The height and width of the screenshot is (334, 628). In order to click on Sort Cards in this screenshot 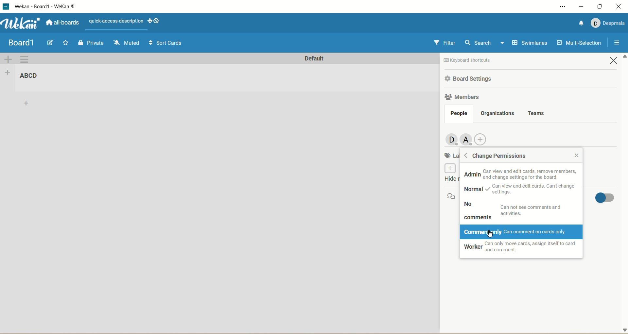, I will do `click(165, 42)`.